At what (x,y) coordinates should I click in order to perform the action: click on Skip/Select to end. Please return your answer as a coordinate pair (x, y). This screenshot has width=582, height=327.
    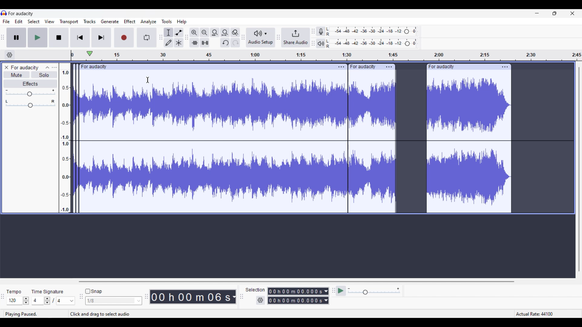
    Looking at the image, I should click on (102, 37).